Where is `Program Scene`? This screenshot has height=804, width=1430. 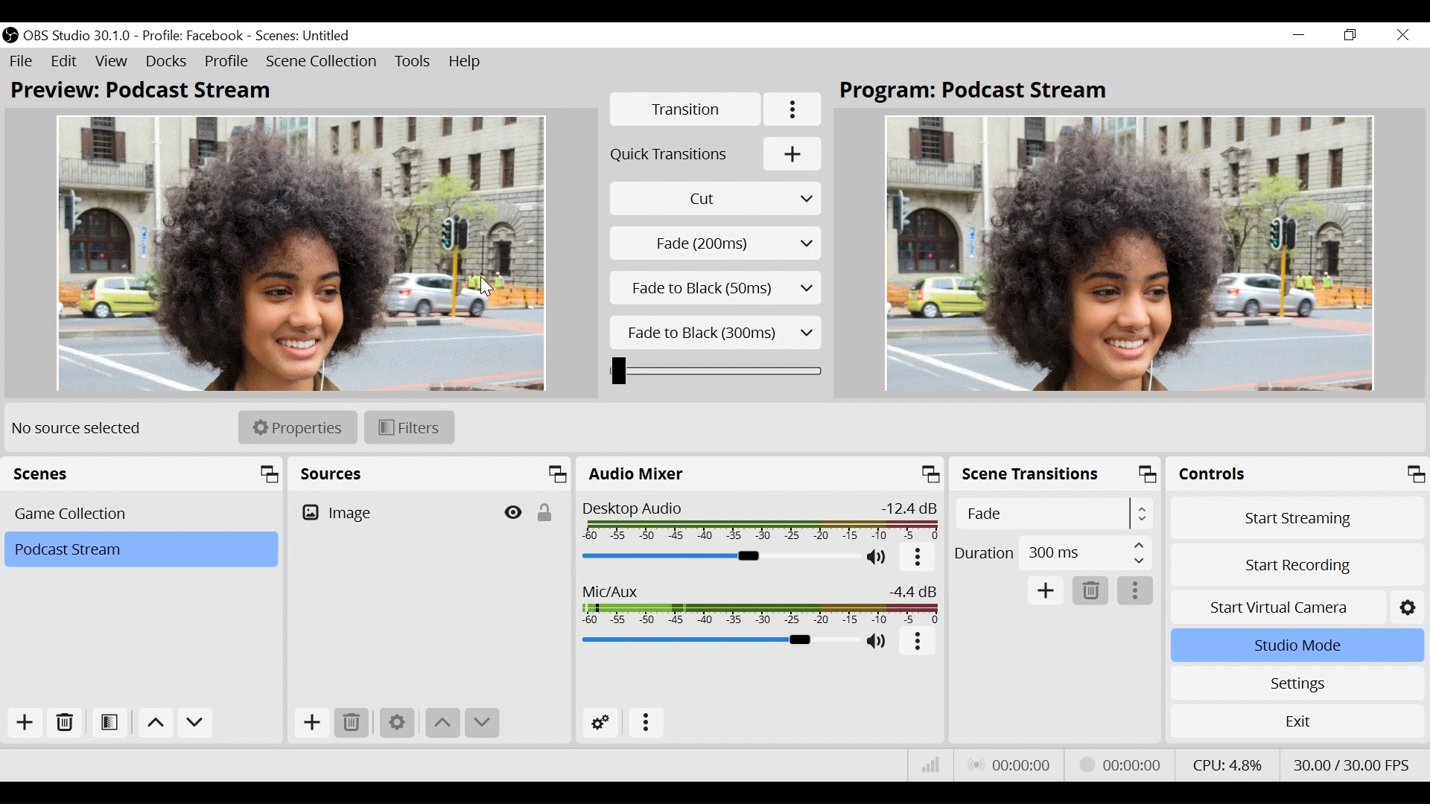 Program Scene is located at coordinates (1130, 252).